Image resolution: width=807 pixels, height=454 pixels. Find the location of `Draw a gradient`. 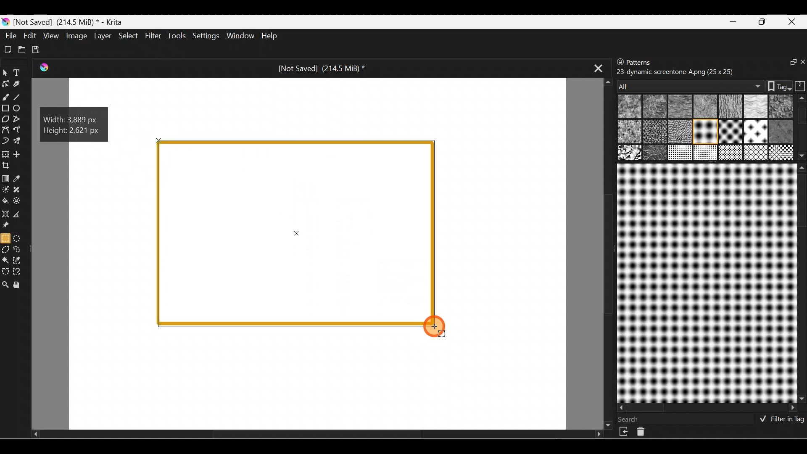

Draw a gradient is located at coordinates (7, 177).